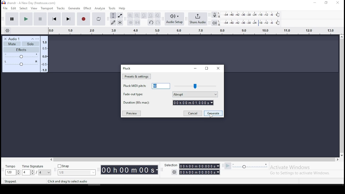 The image size is (345, 194). I want to click on draw tool, so click(113, 22).